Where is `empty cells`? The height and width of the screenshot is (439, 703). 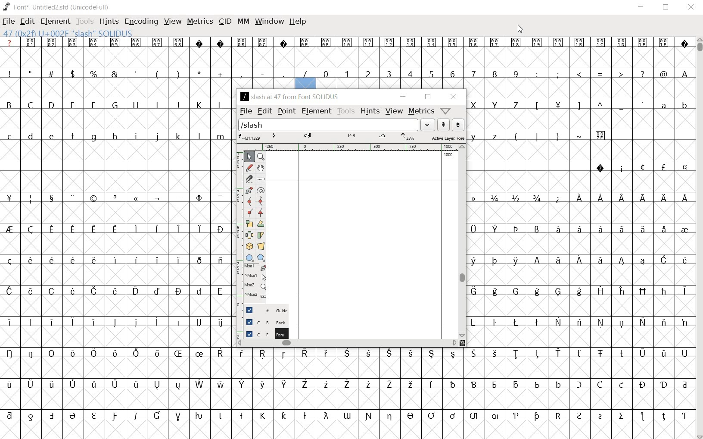
empty cells is located at coordinates (580, 89).